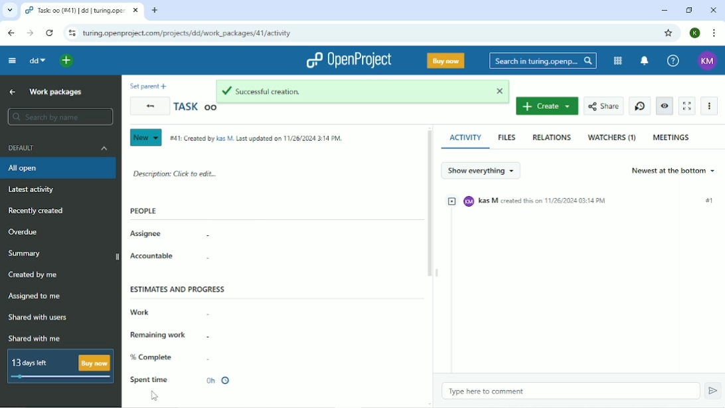  I want to click on Assigned to me, so click(35, 296).